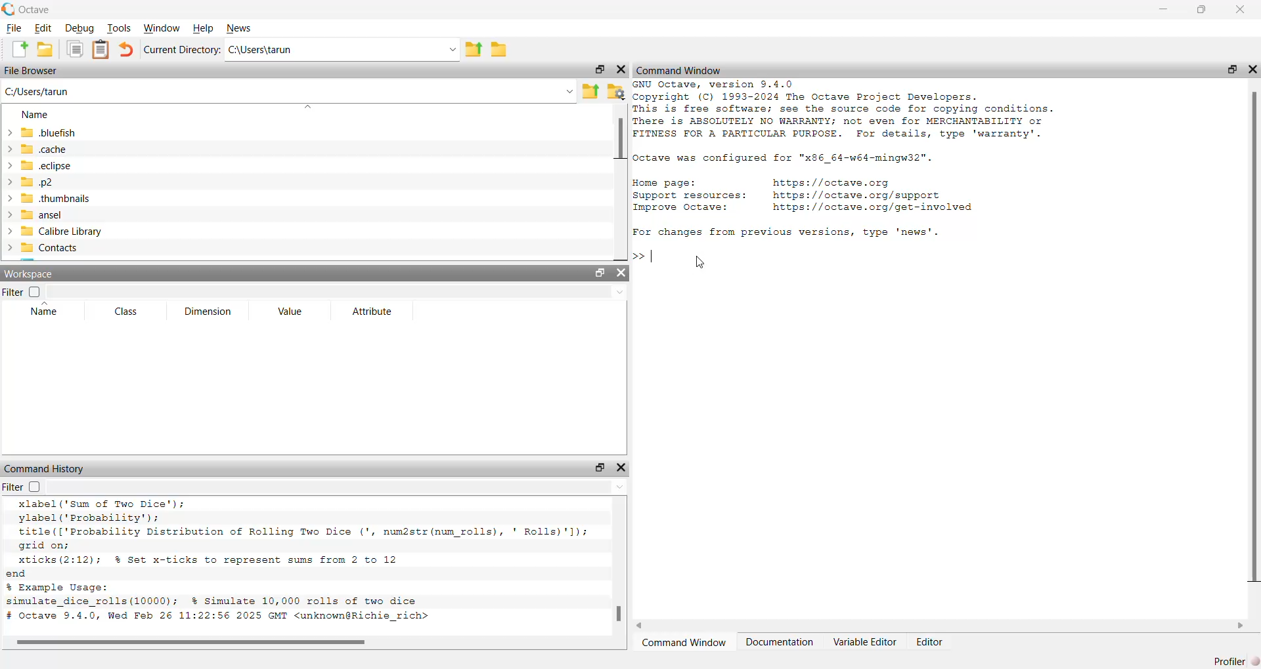 The height and width of the screenshot is (669, 1261). Describe the element at coordinates (12, 28) in the screenshot. I see `File` at that location.